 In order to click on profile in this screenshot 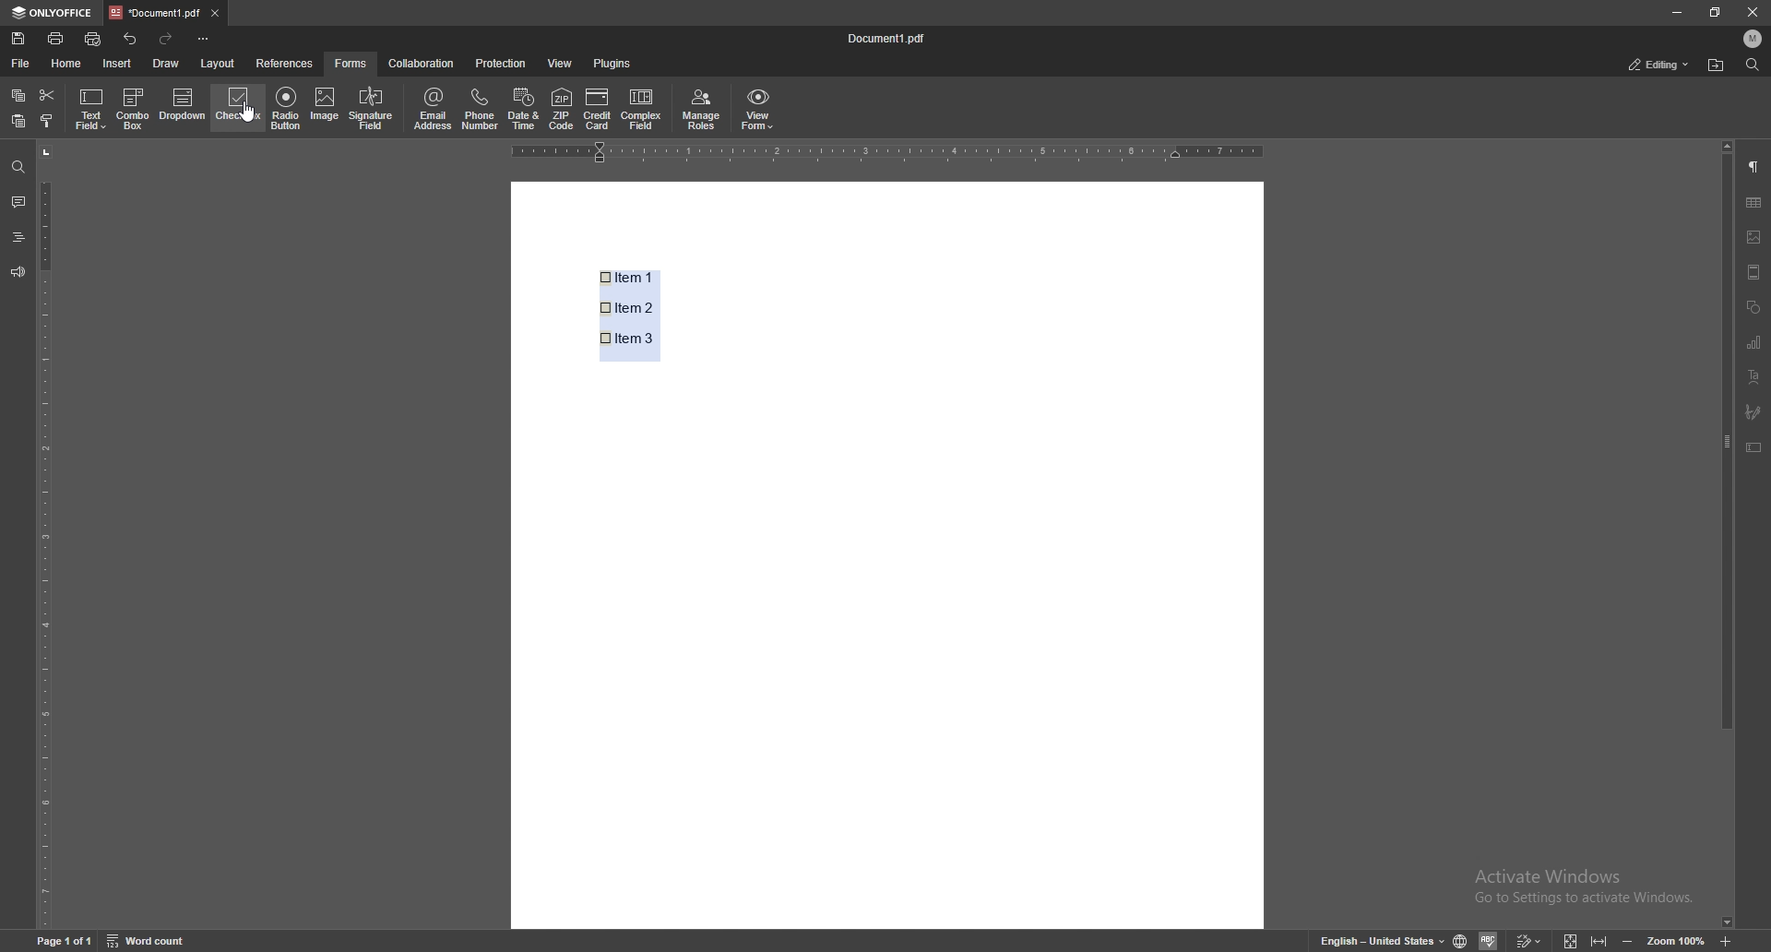, I will do `click(1752, 39)`.